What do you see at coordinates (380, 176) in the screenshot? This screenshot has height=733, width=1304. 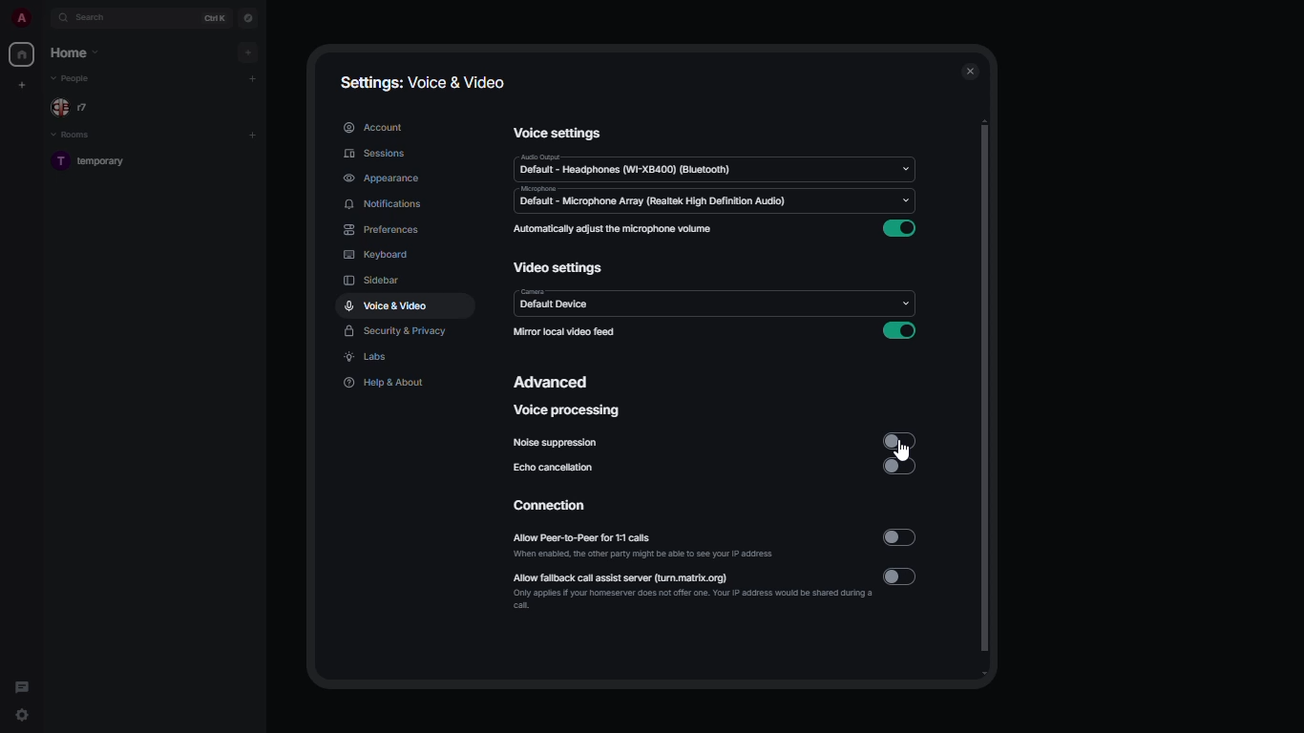 I see `appearance` at bounding box center [380, 176].